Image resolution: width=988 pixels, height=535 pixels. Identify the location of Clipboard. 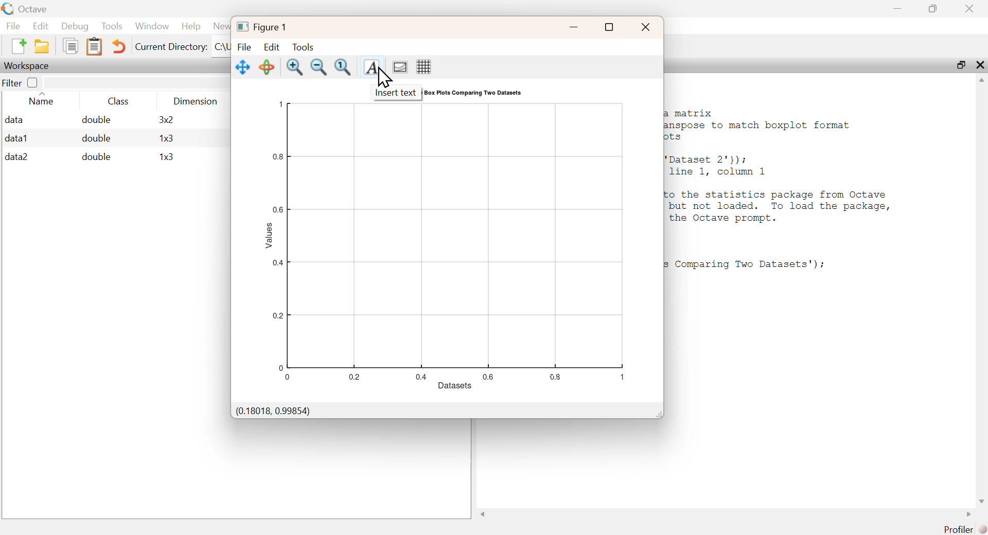
(94, 47).